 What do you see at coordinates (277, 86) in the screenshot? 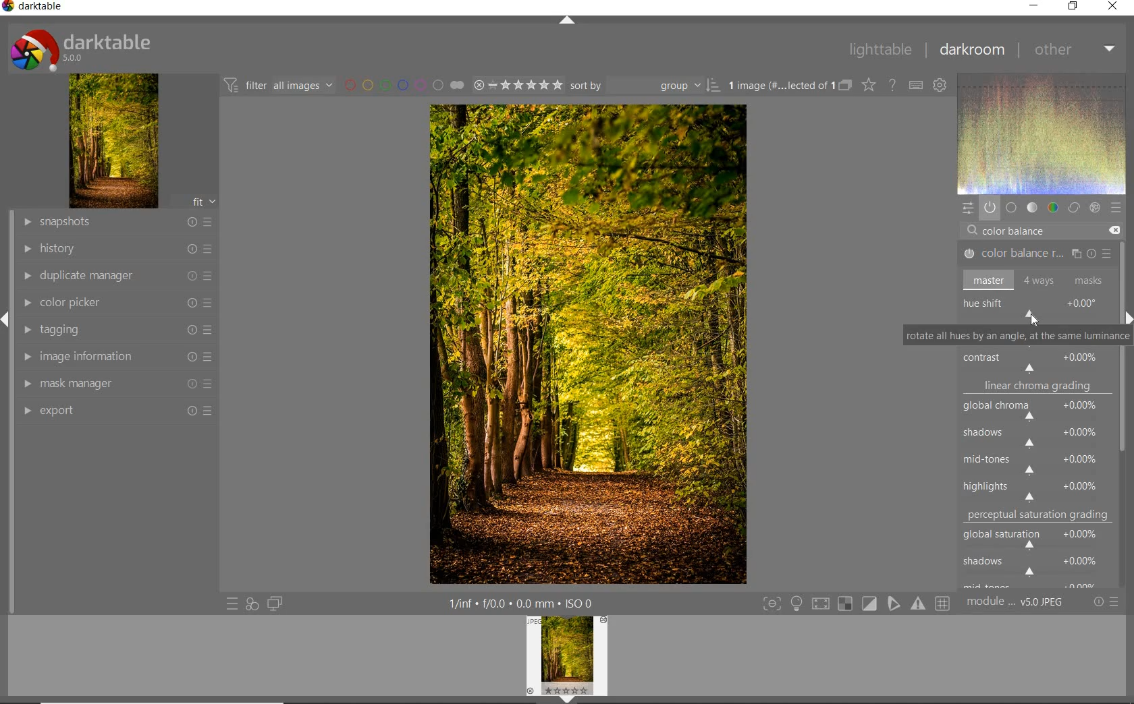
I see `filter images` at bounding box center [277, 86].